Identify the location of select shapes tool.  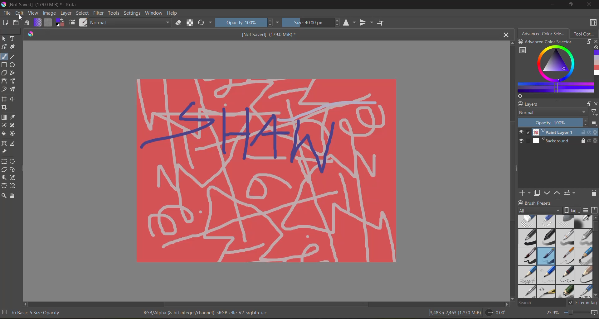
(4, 39).